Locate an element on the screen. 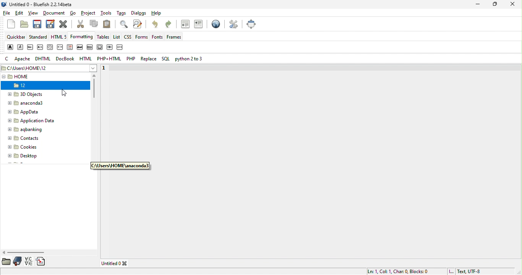 The height and width of the screenshot is (275, 522). bookmarks is located at coordinates (18, 261).